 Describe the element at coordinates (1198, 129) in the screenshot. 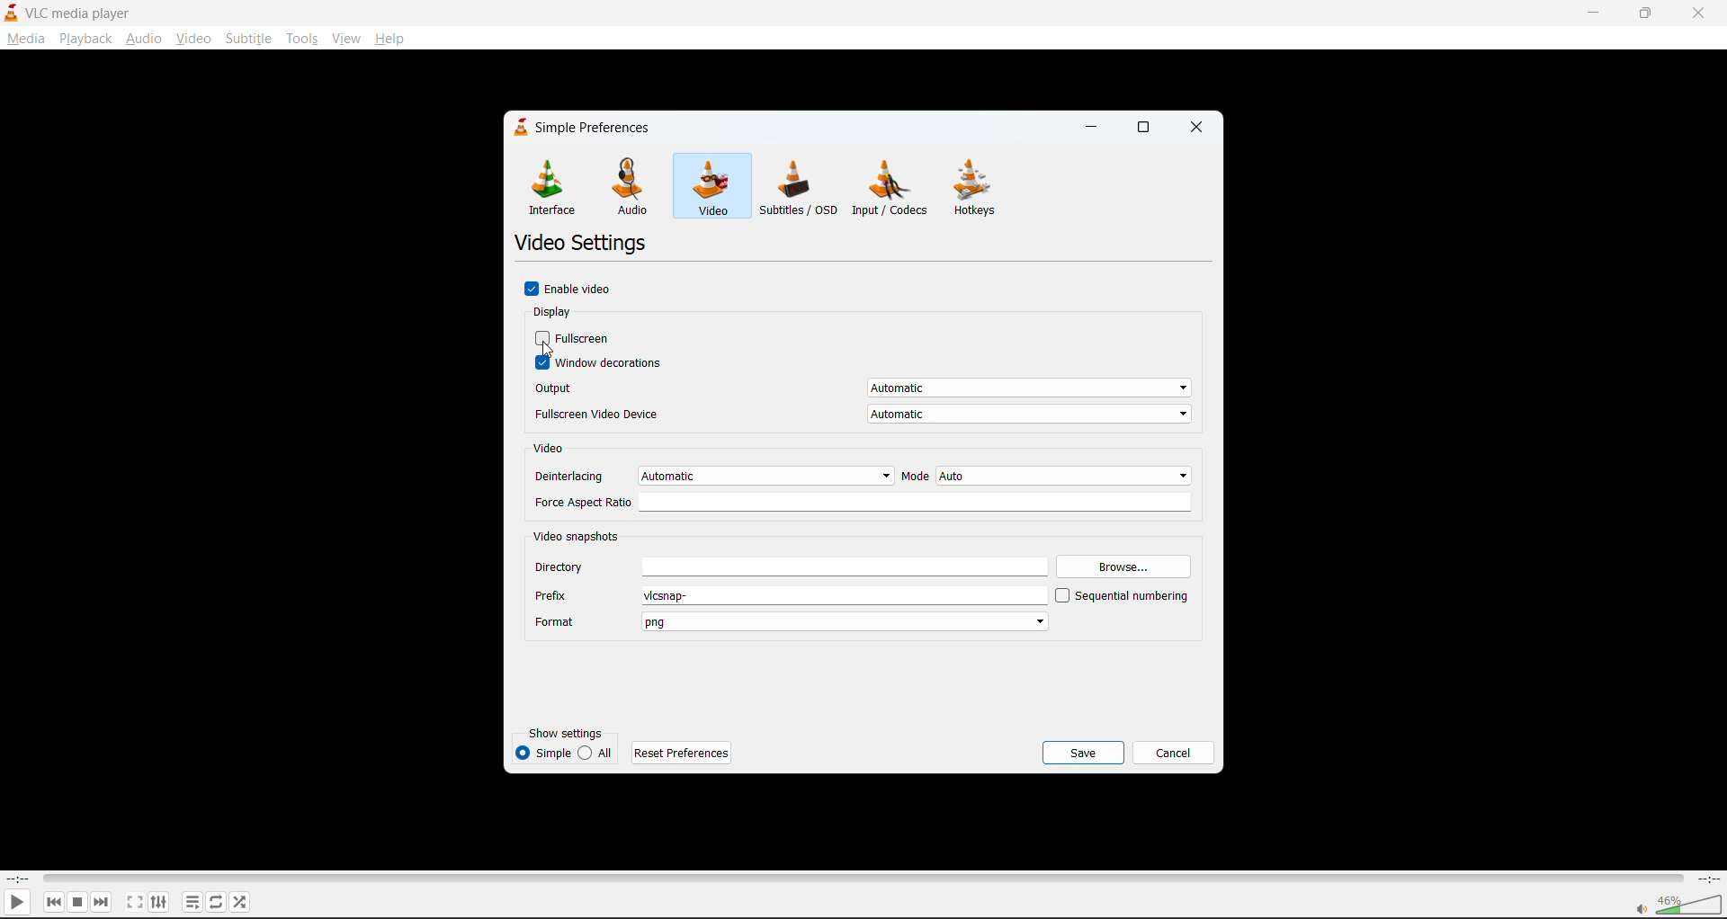

I see `close` at that location.